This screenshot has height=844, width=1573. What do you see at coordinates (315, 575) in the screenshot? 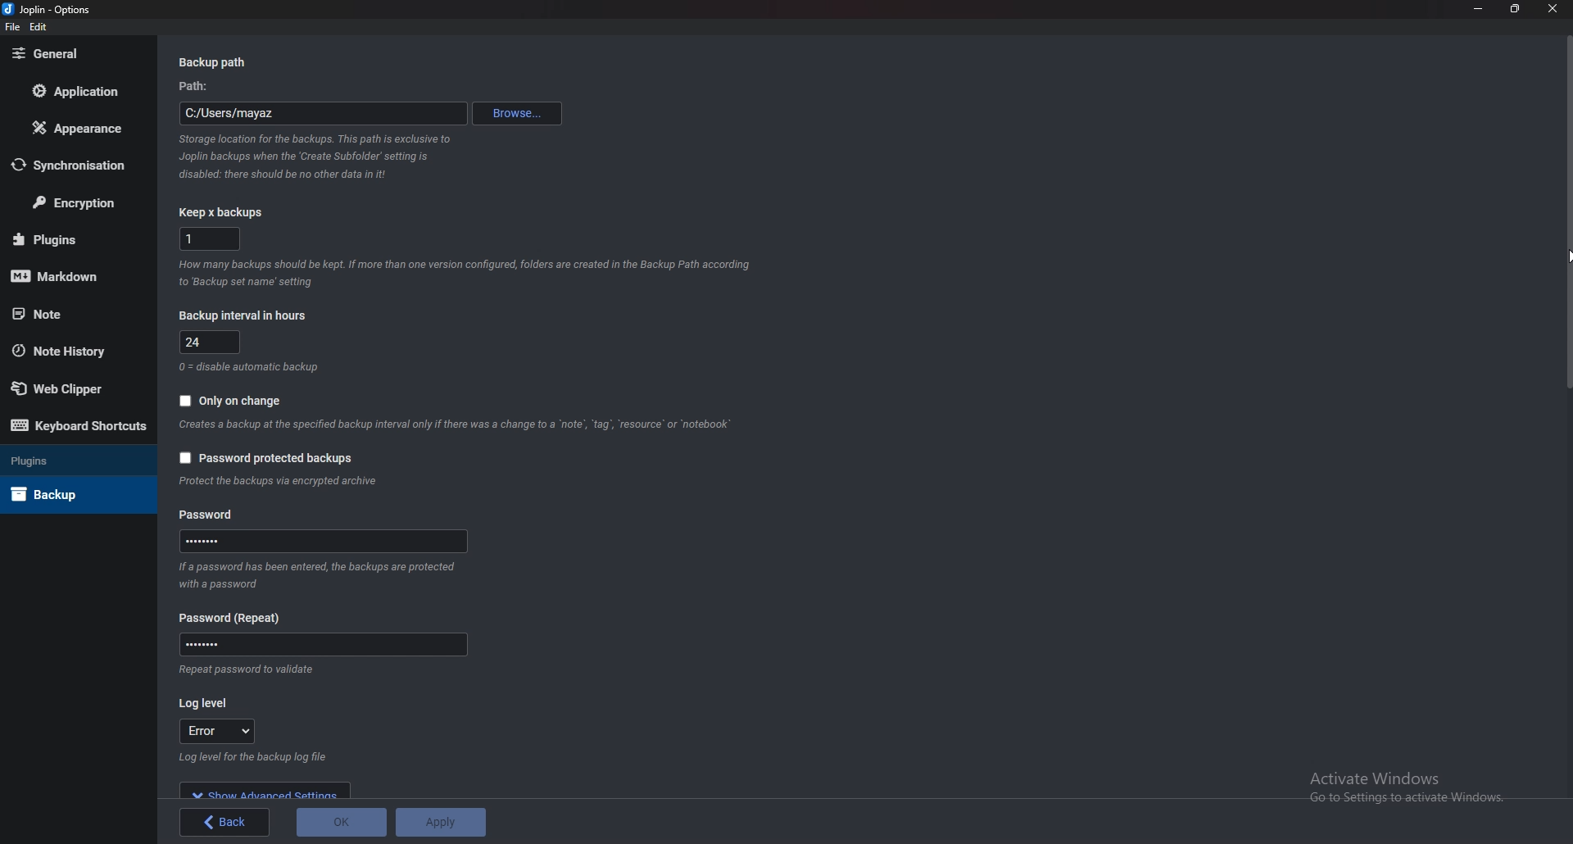
I see `Info on password` at bounding box center [315, 575].